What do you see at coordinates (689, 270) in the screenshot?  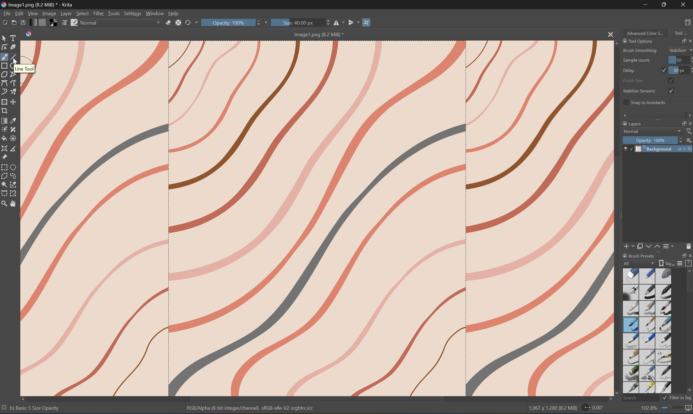 I see `Scroll Up` at bounding box center [689, 270].